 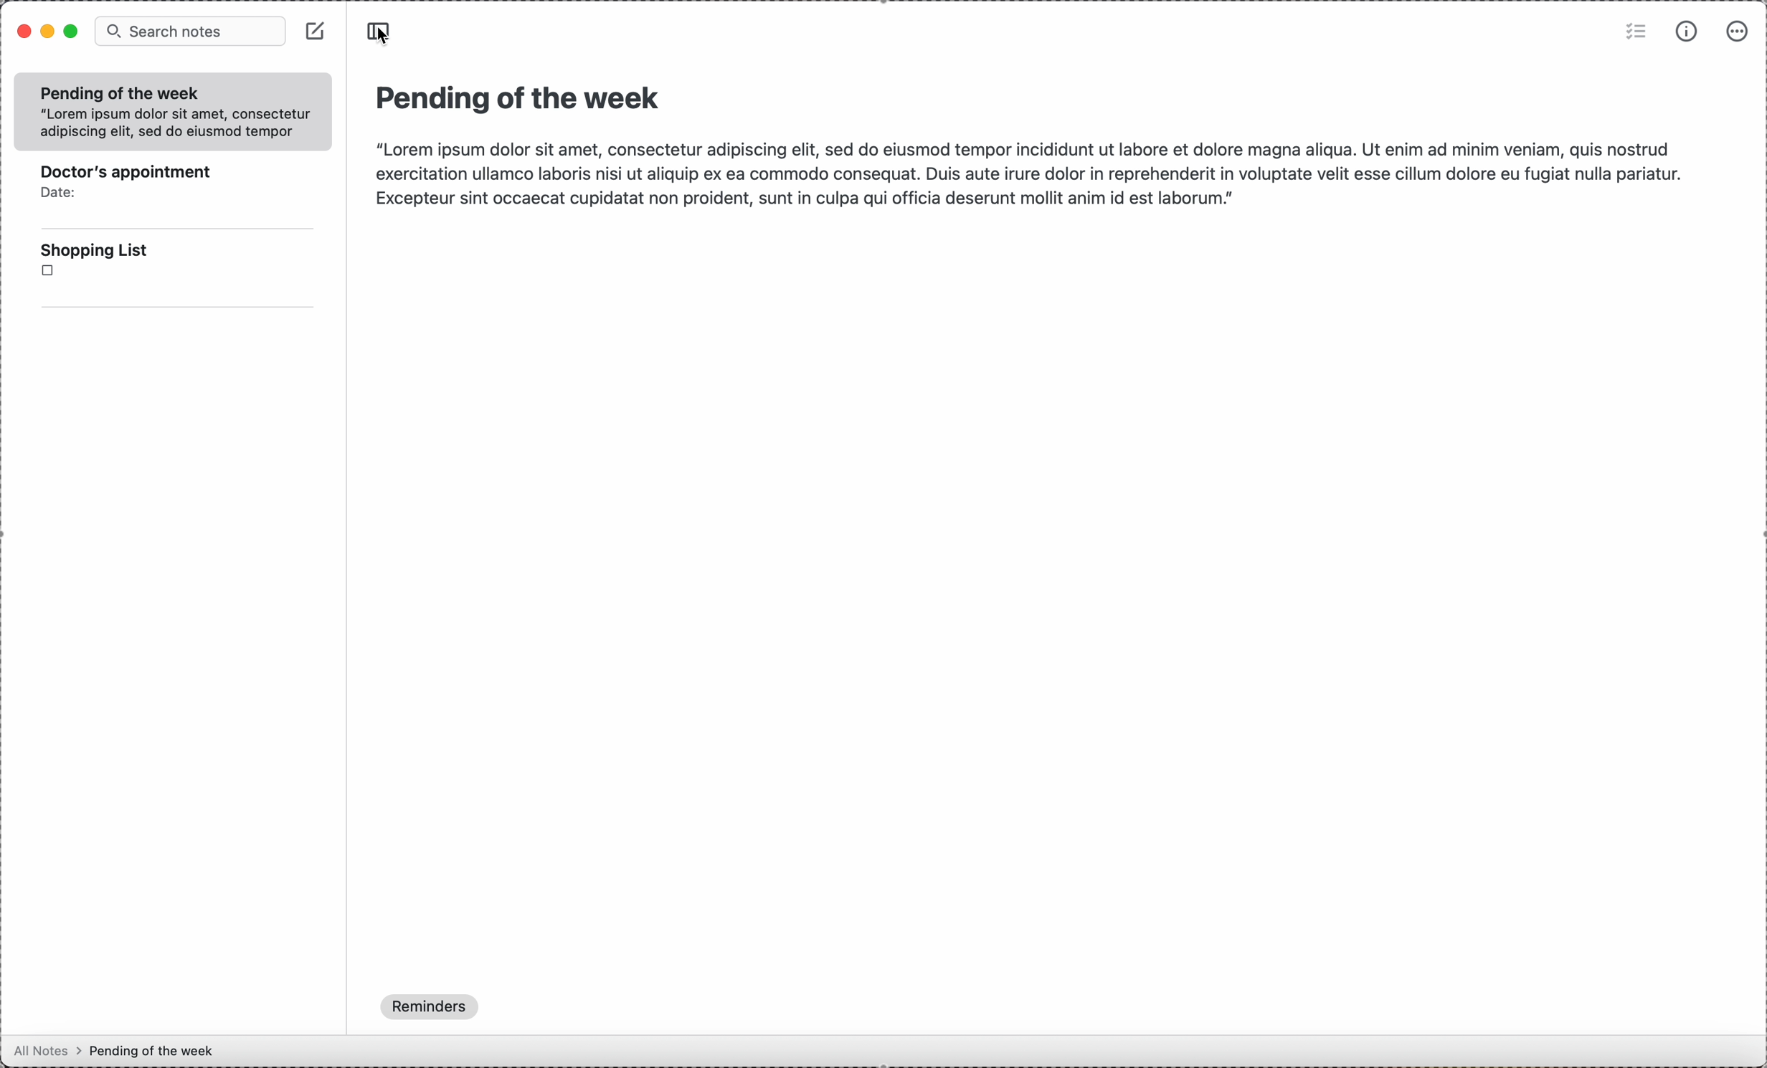 I want to click on click on toggle sidebar, so click(x=380, y=34).